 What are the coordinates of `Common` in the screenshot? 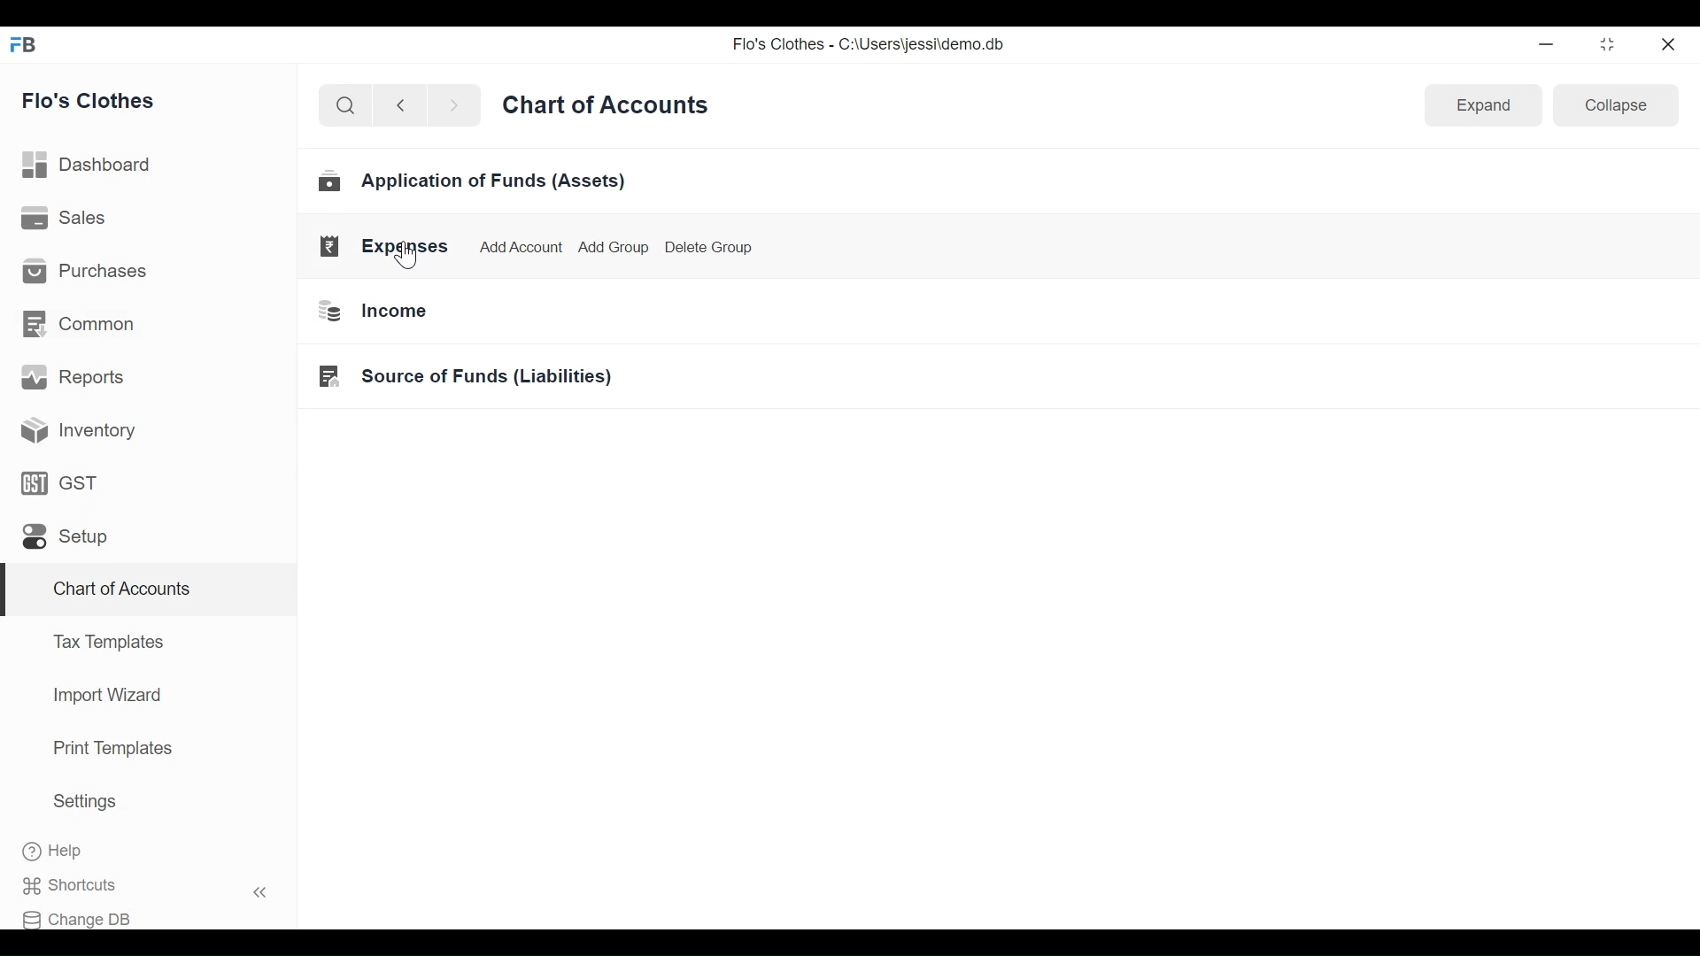 It's located at (81, 322).